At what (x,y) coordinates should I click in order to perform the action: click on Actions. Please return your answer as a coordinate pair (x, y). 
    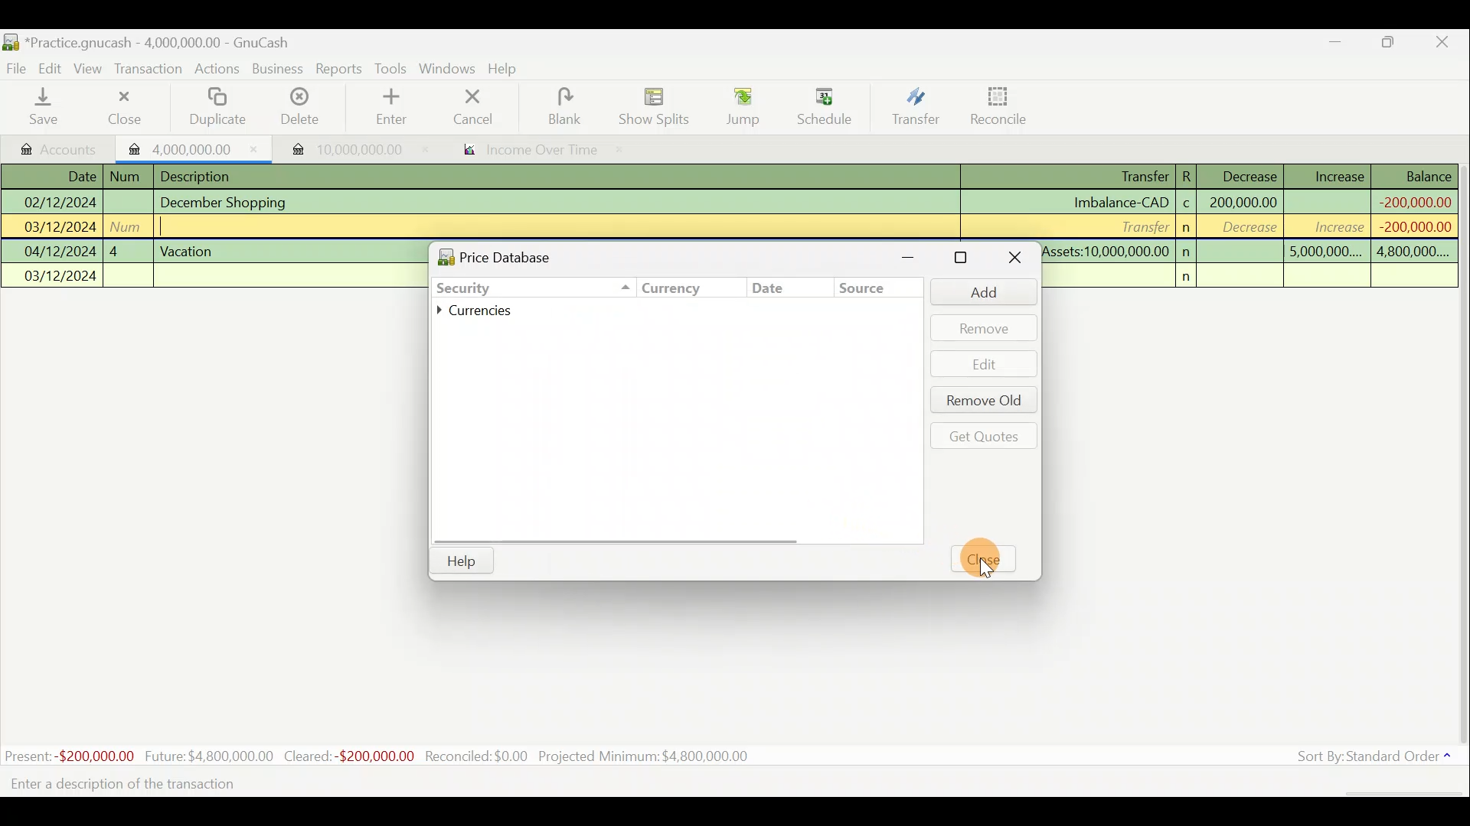
    Looking at the image, I should click on (219, 70).